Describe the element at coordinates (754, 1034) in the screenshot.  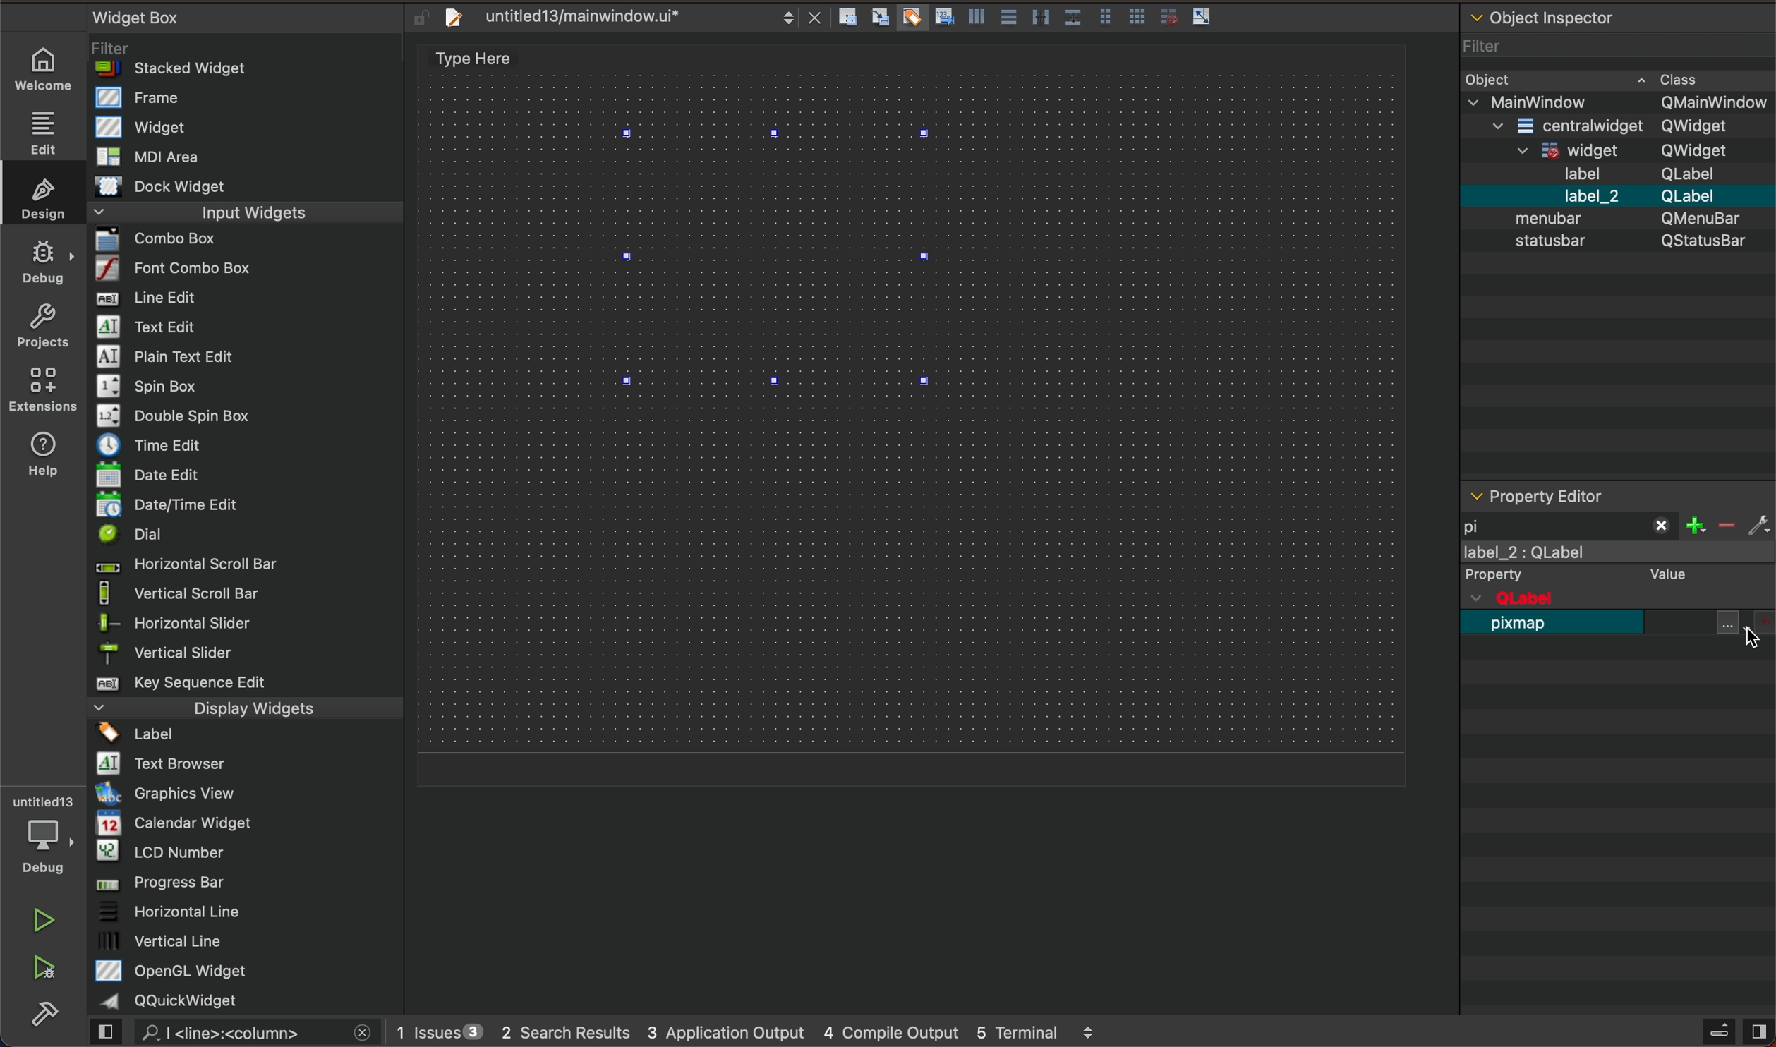
I see `logs` at that location.